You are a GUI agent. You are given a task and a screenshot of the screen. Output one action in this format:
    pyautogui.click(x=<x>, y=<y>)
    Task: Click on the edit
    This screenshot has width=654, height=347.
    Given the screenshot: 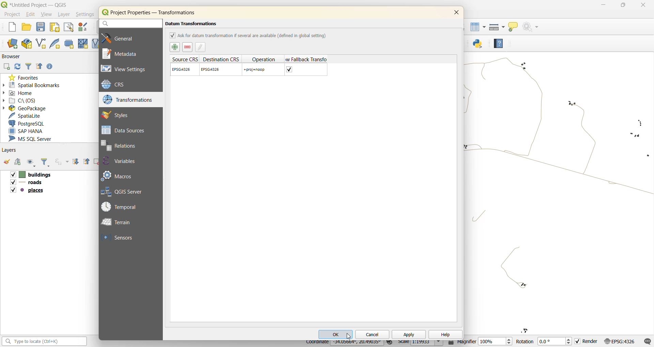 What is the action you would take?
    pyautogui.click(x=31, y=14)
    